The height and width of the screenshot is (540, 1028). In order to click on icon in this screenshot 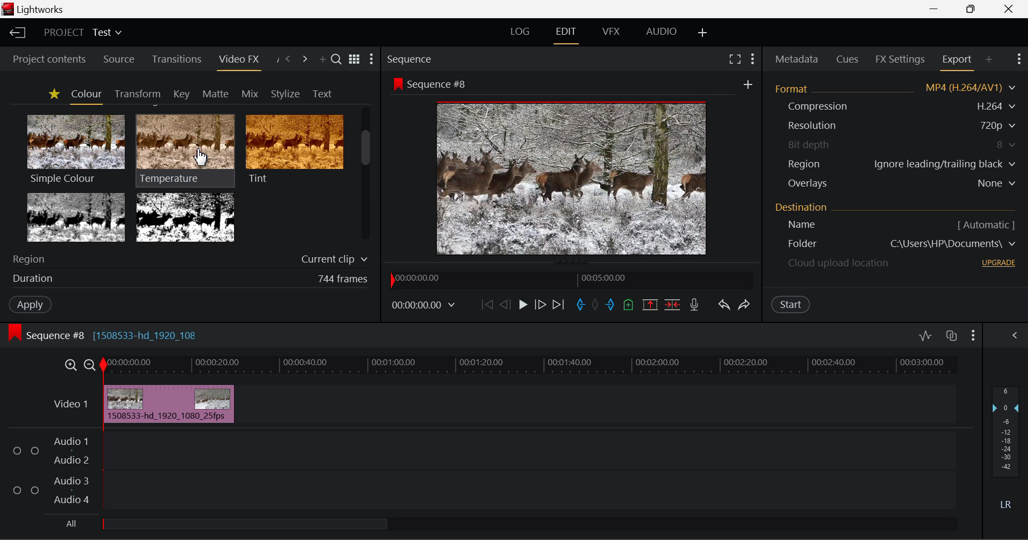, I will do `click(397, 84)`.